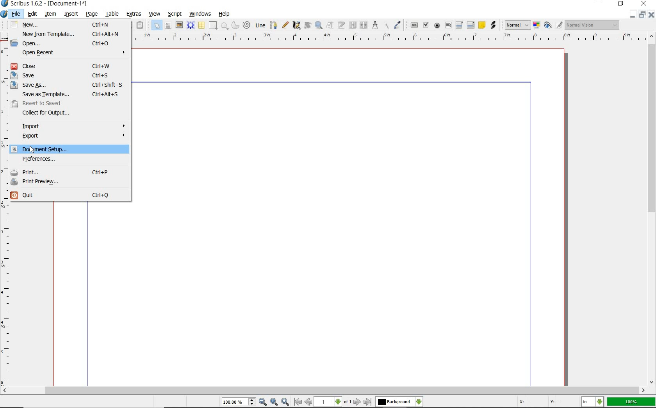  What do you see at coordinates (168, 25) in the screenshot?
I see `text frame` at bounding box center [168, 25].